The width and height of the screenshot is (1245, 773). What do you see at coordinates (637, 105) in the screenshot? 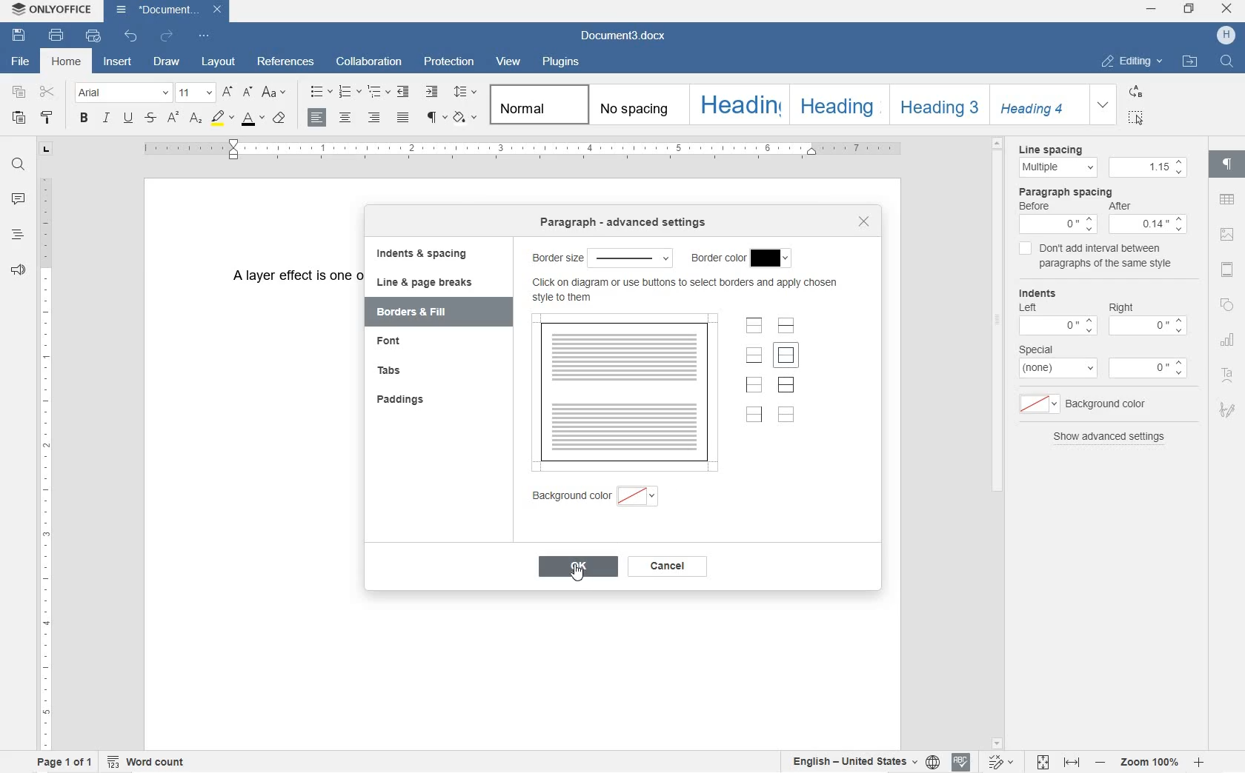
I see `NO SPACING` at bounding box center [637, 105].